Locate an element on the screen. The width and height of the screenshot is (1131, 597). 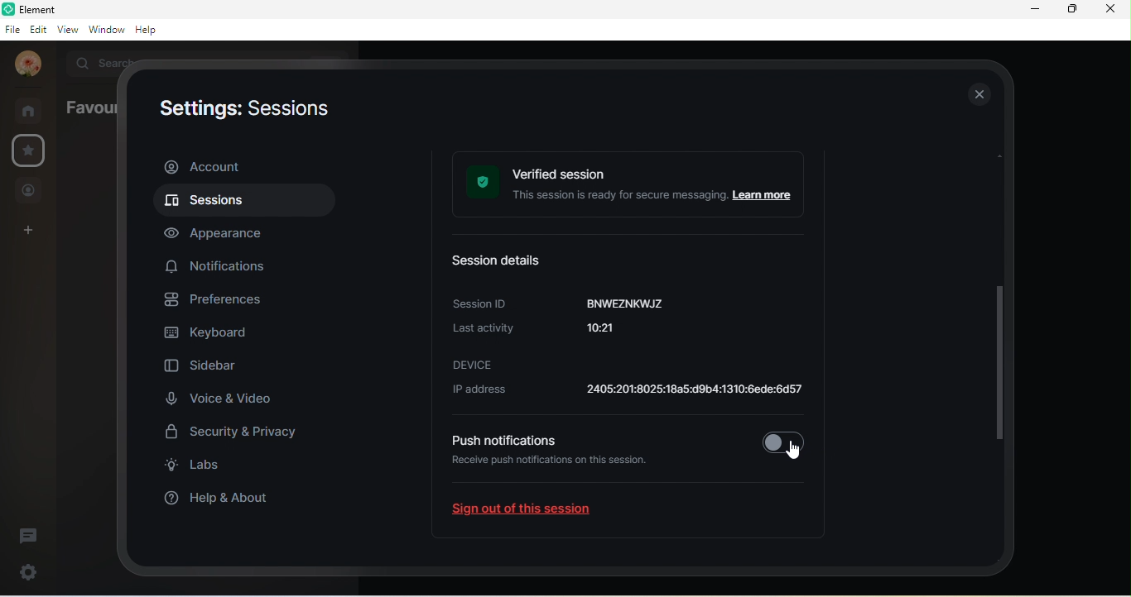
help and about is located at coordinates (226, 497).